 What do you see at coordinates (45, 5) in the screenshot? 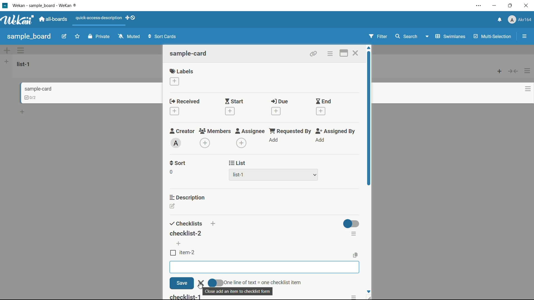
I see `app name` at bounding box center [45, 5].